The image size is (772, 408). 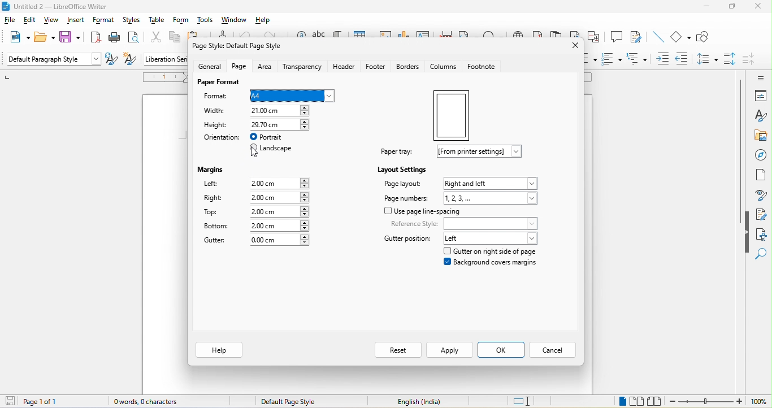 What do you see at coordinates (218, 112) in the screenshot?
I see `width` at bounding box center [218, 112].